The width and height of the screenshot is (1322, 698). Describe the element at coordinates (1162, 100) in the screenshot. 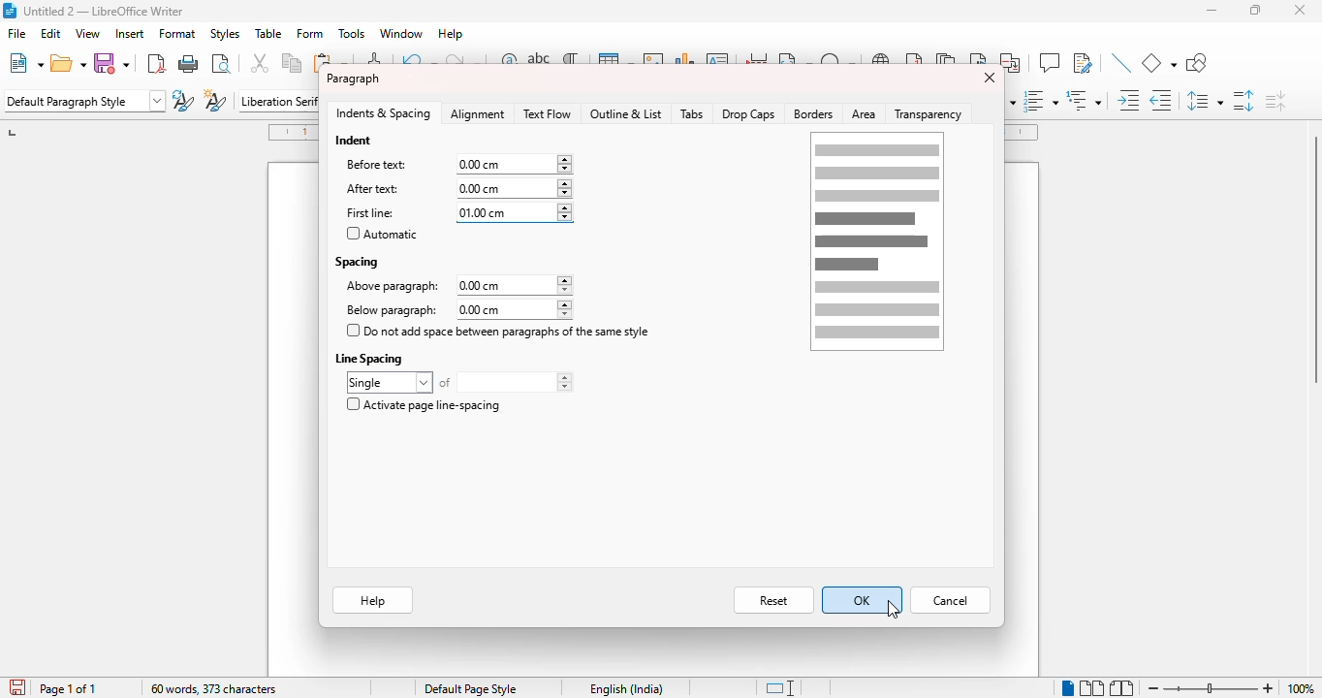

I see `decrease indent` at that location.